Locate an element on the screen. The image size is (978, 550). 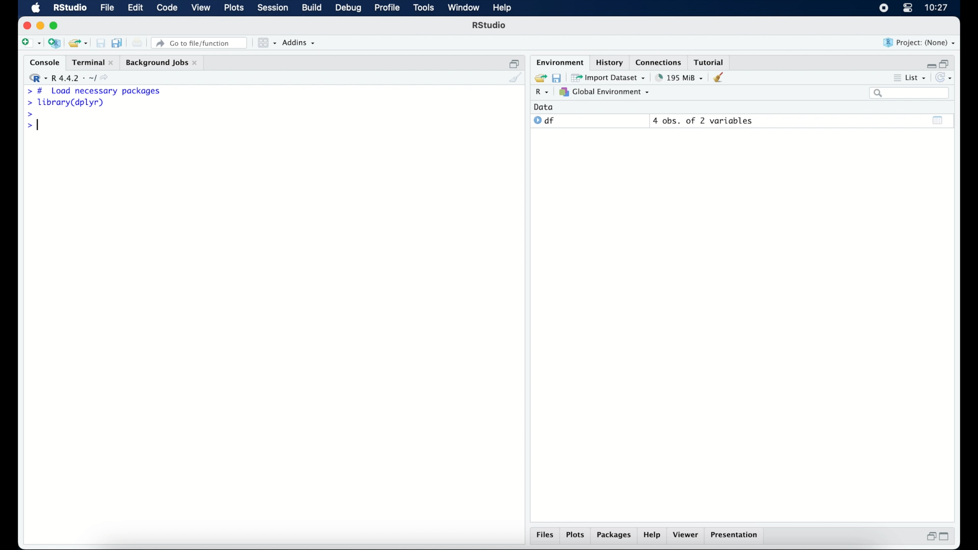
plots is located at coordinates (577, 536).